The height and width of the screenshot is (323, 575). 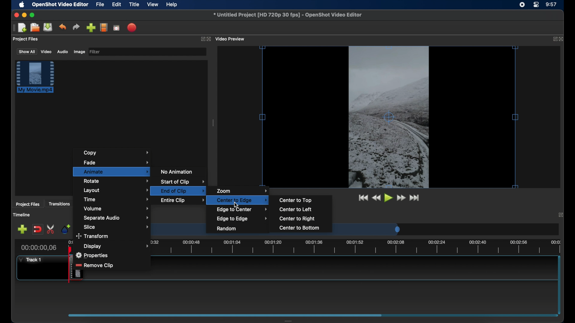 What do you see at coordinates (76, 27) in the screenshot?
I see `redo` at bounding box center [76, 27].